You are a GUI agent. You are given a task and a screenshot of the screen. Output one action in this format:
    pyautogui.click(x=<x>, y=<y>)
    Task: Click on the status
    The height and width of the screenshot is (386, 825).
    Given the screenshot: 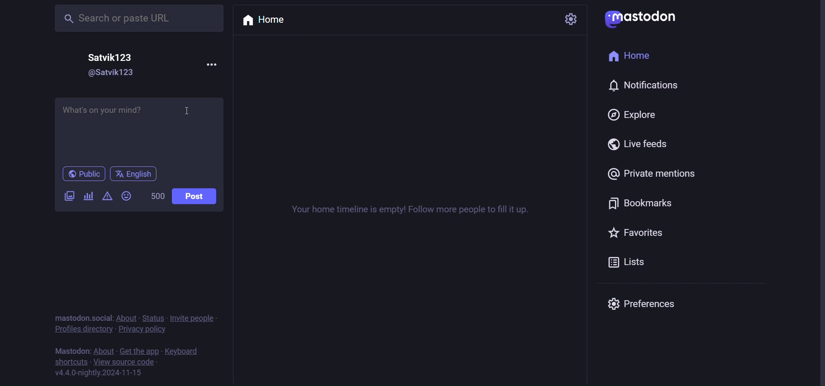 What is the action you would take?
    pyautogui.click(x=156, y=318)
    